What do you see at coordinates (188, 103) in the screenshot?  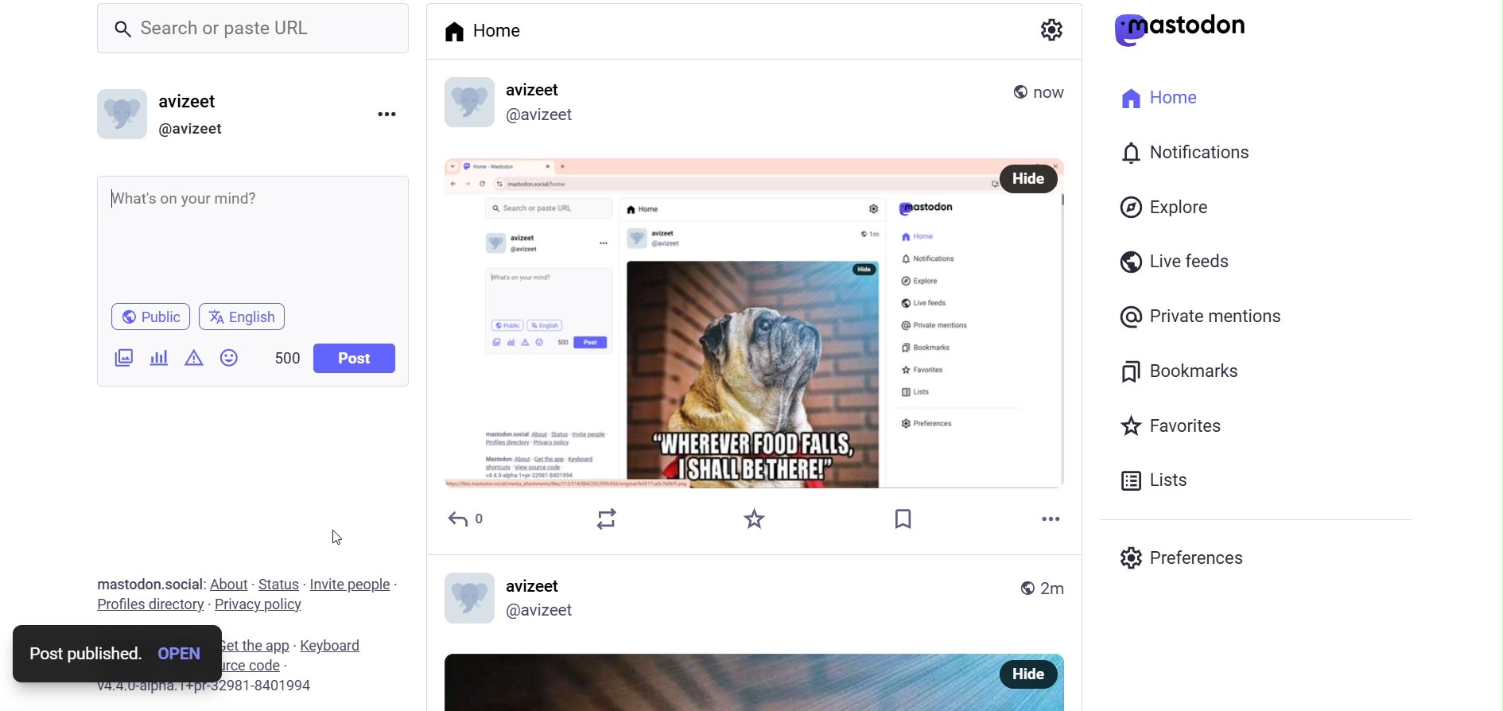 I see `avizeet` at bounding box center [188, 103].